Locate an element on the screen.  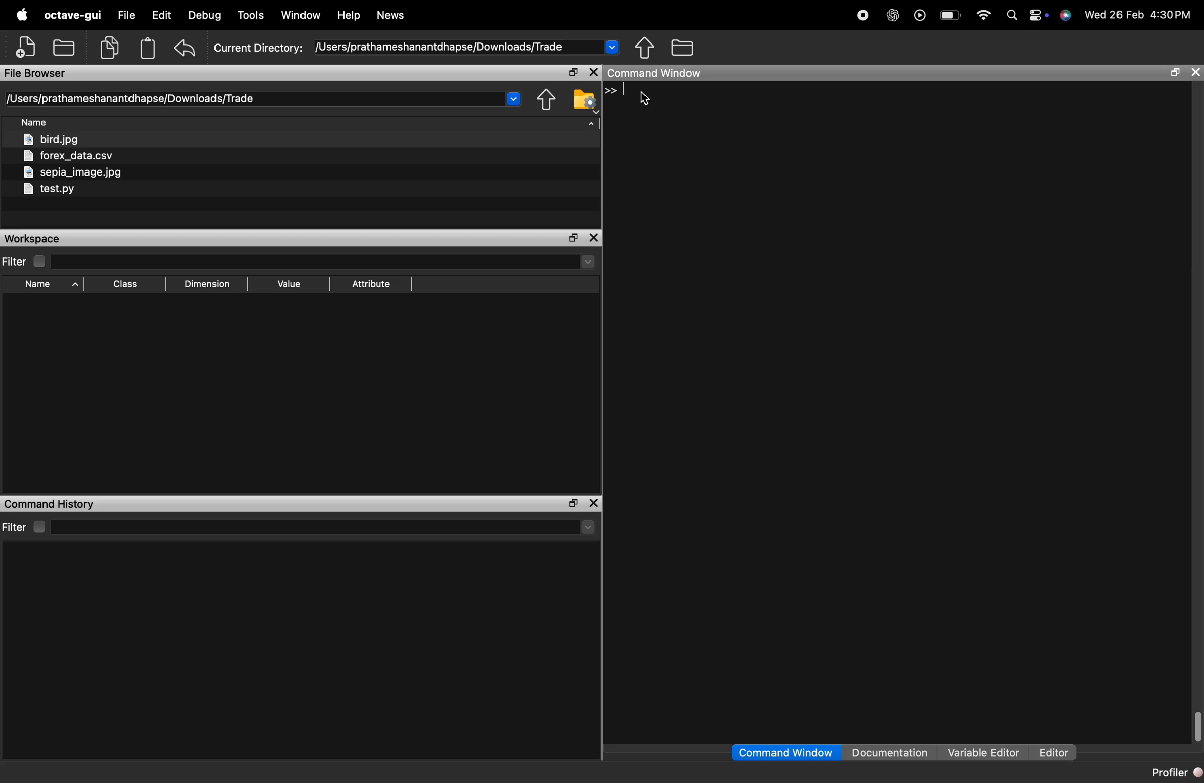
action center is located at coordinates (1040, 15).